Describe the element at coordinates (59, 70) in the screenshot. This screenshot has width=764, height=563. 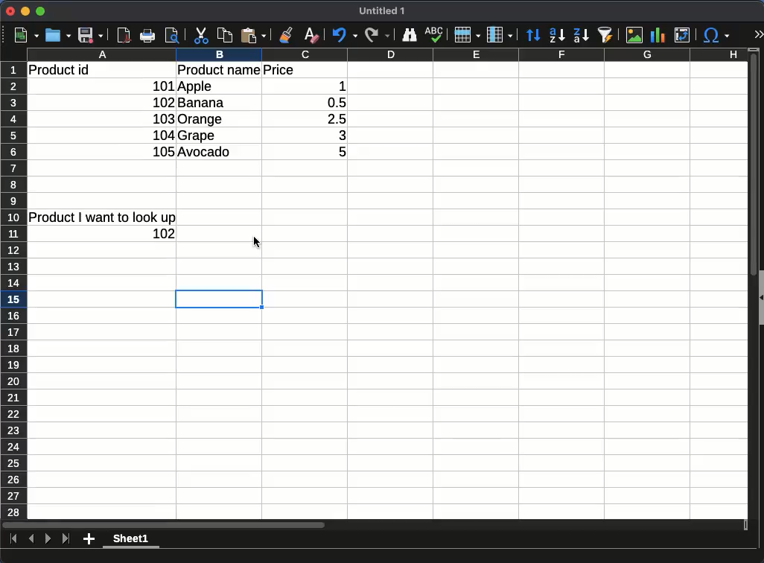
I see `product id` at that location.